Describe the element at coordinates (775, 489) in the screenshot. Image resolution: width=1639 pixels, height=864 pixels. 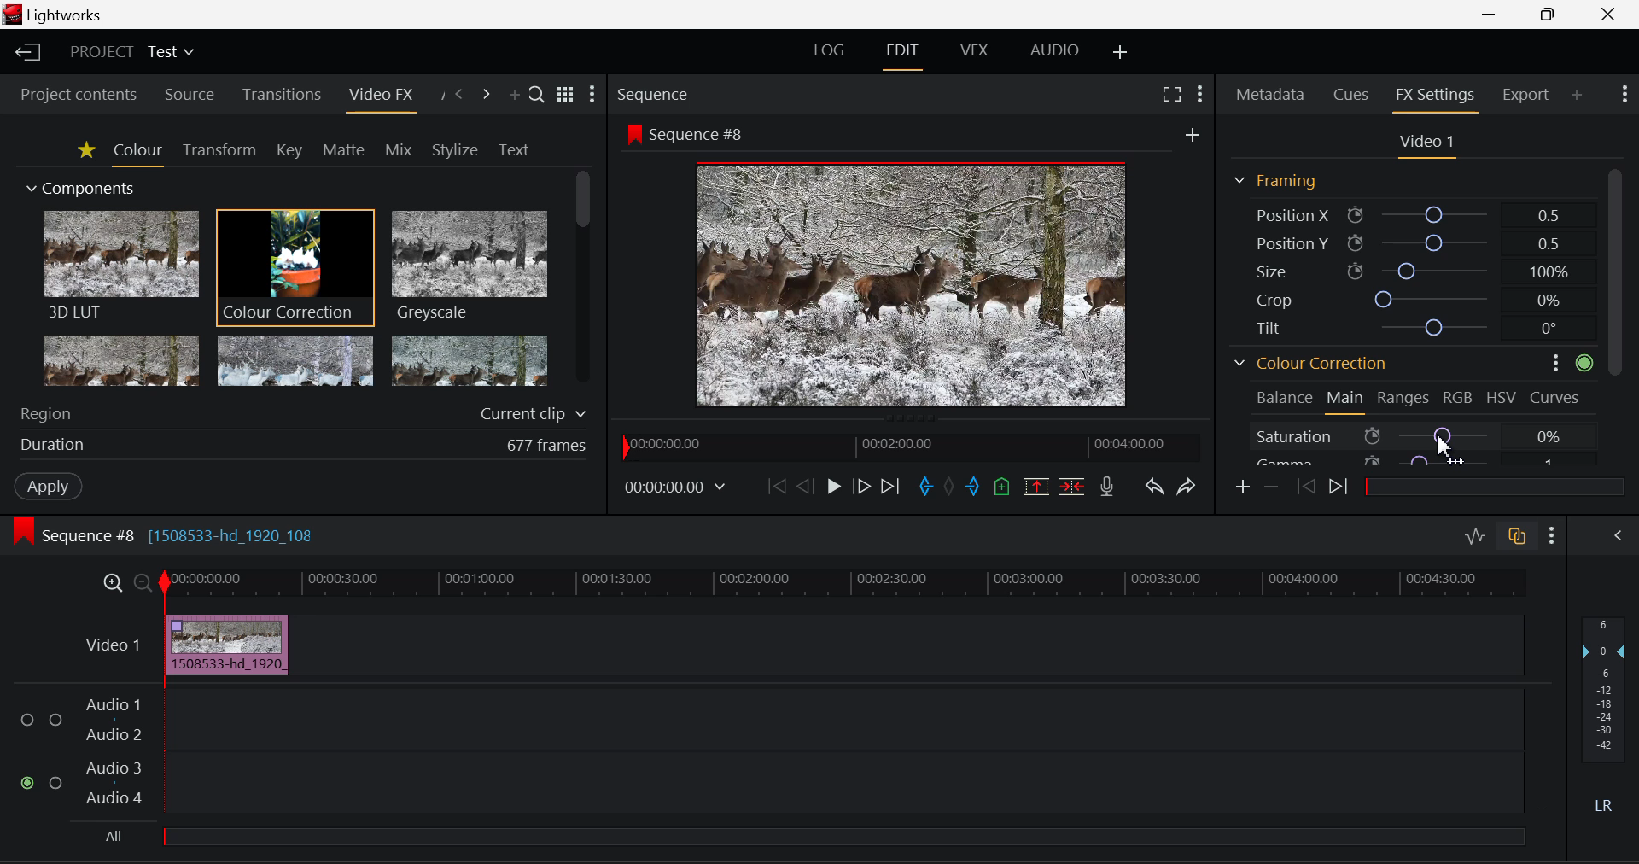
I see `To Start` at that location.